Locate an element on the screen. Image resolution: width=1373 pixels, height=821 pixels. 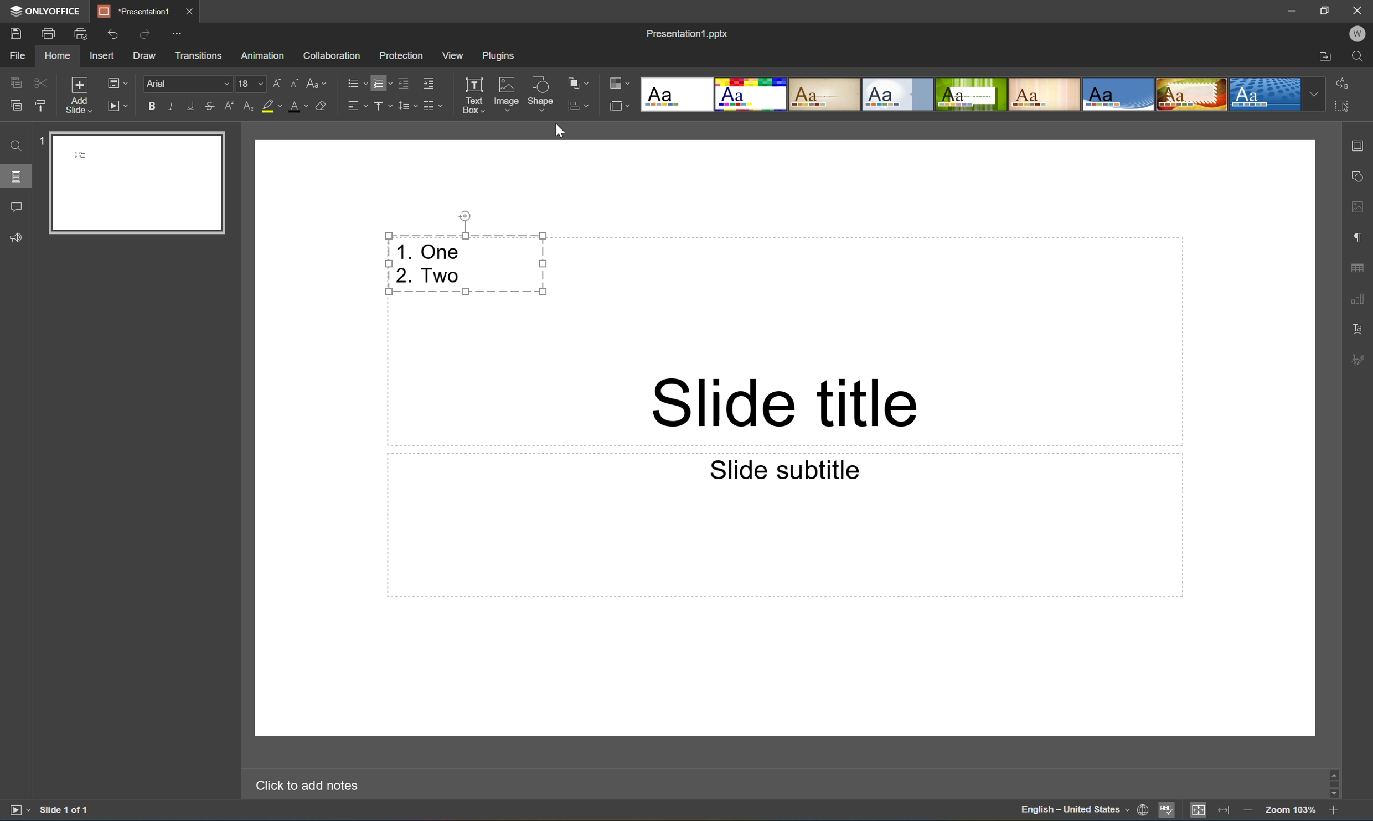
Protection is located at coordinates (401, 55).